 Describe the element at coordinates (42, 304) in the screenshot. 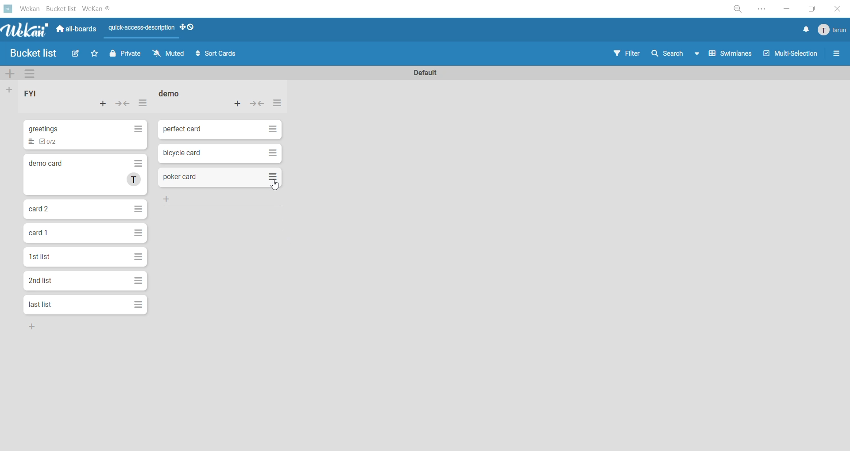

I see `last list` at that location.